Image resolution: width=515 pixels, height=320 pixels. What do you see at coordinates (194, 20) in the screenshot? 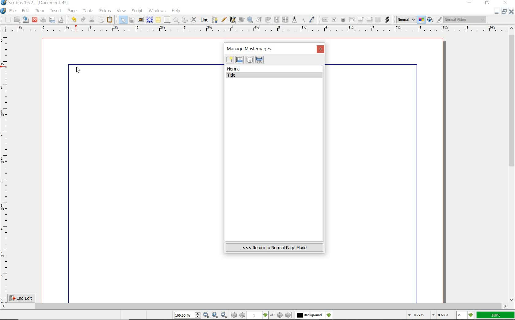
I see `spiral` at bounding box center [194, 20].